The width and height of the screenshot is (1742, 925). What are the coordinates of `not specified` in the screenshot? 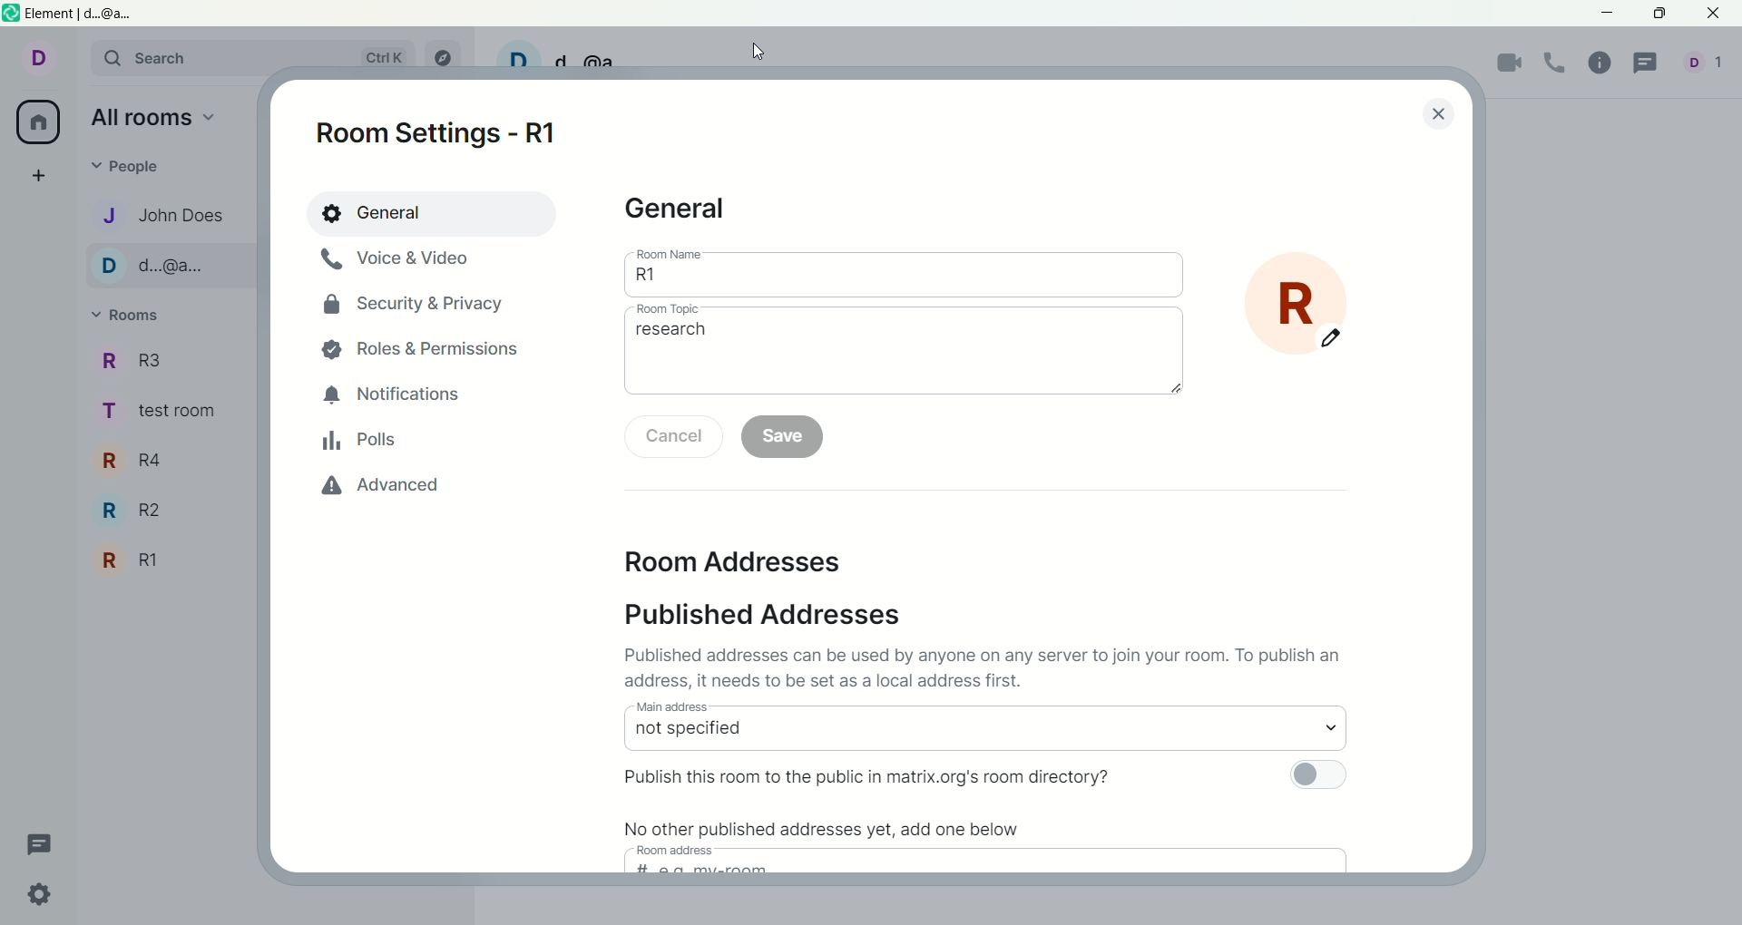 It's located at (984, 735).